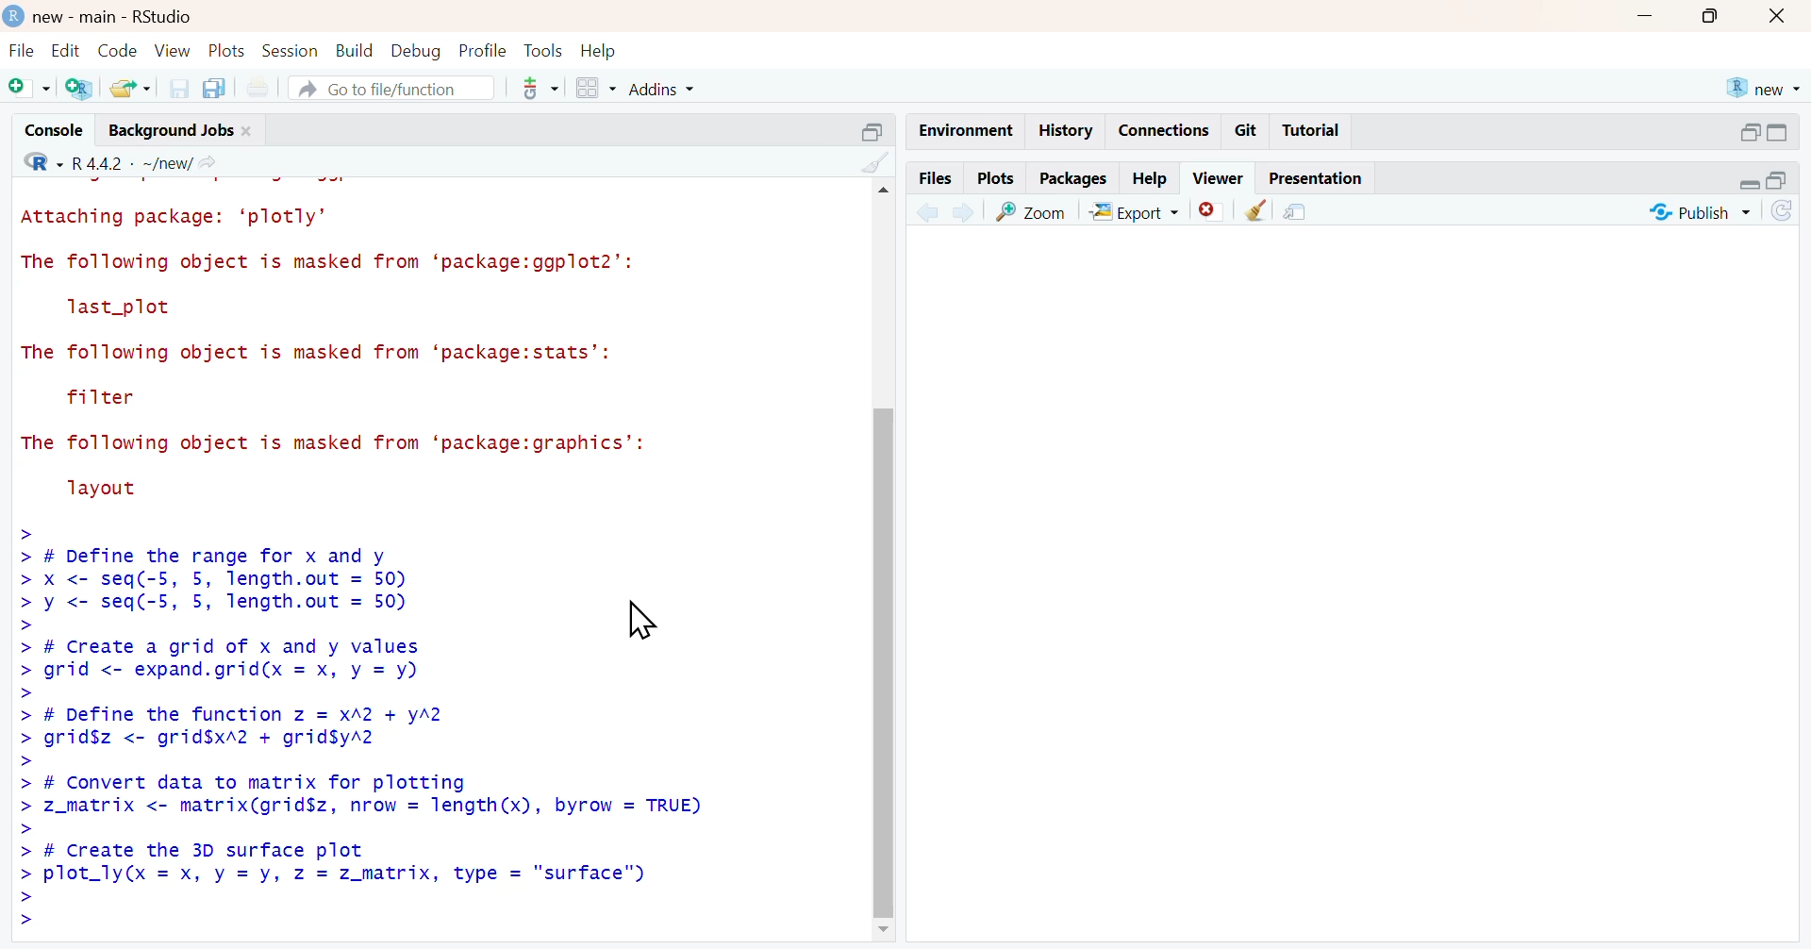 This screenshot has width=1811, height=949. What do you see at coordinates (44, 126) in the screenshot?
I see `console` at bounding box center [44, 126].